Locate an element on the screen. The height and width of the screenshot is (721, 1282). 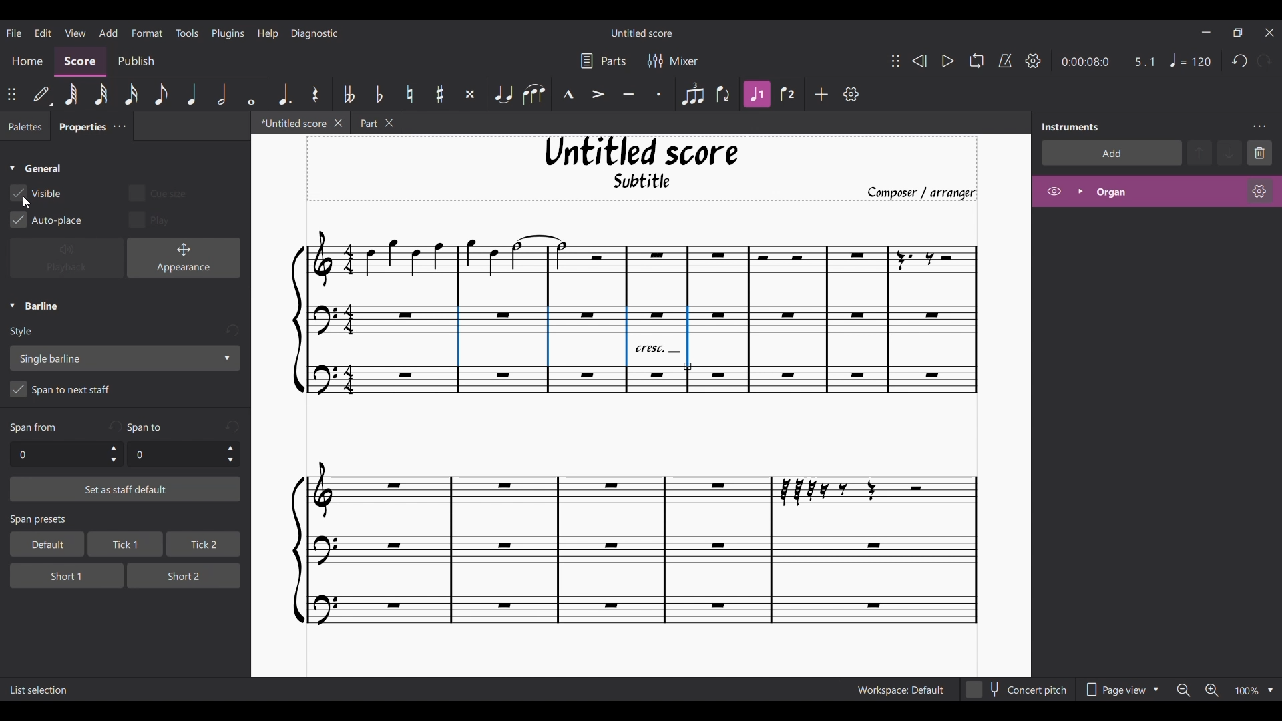
Palette tab is located at coordinates (23, 127).